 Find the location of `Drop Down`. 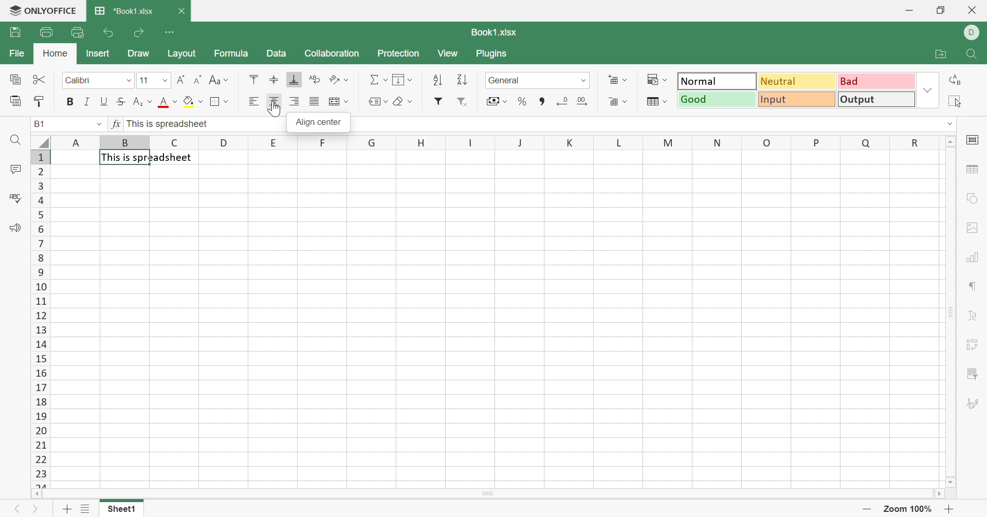

Drop Down is located at coordinates (666, 101).